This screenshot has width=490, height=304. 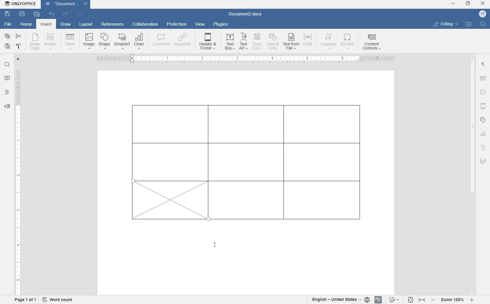 What do you see at coordinates (7, 107) in the screenshot?
I see `feedback & support` at bounding box center [7, 107].